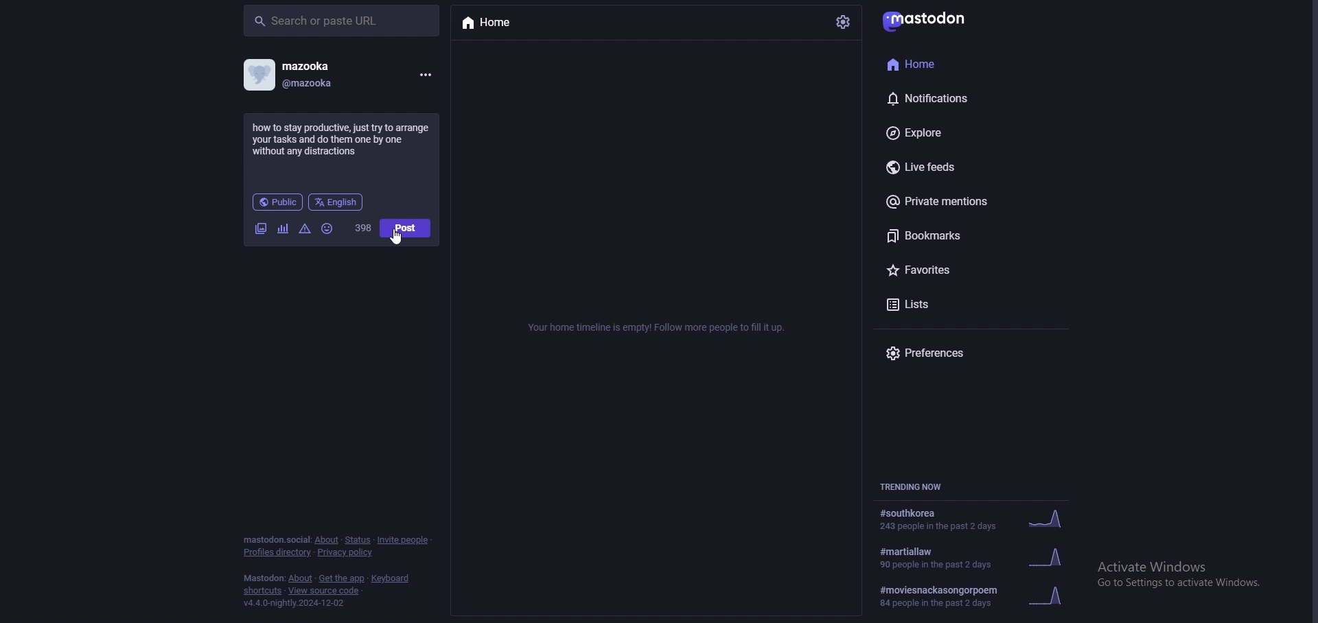 The height and width of the screenshot is (623, 1318). I want to click on profiles directory, so click(278, 552).